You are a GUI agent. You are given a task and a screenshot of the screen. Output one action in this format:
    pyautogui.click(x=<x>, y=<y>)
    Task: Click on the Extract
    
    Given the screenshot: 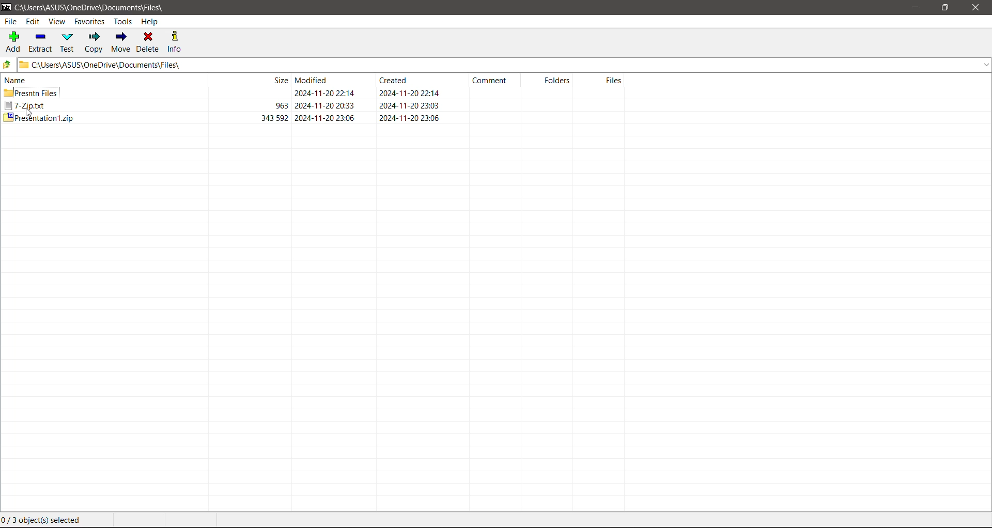 What is the action you would take?
    pyautogui.click(x=40, y=41)
    